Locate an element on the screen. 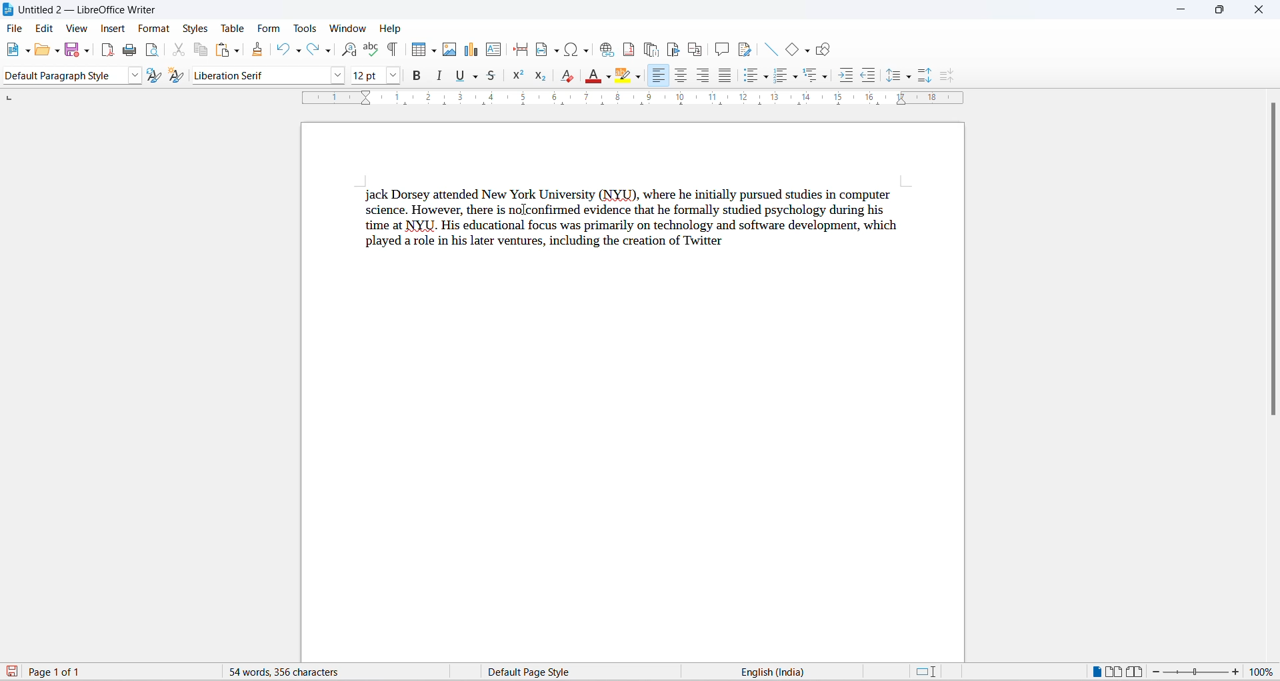  redo is located at coordinates (314, 48).